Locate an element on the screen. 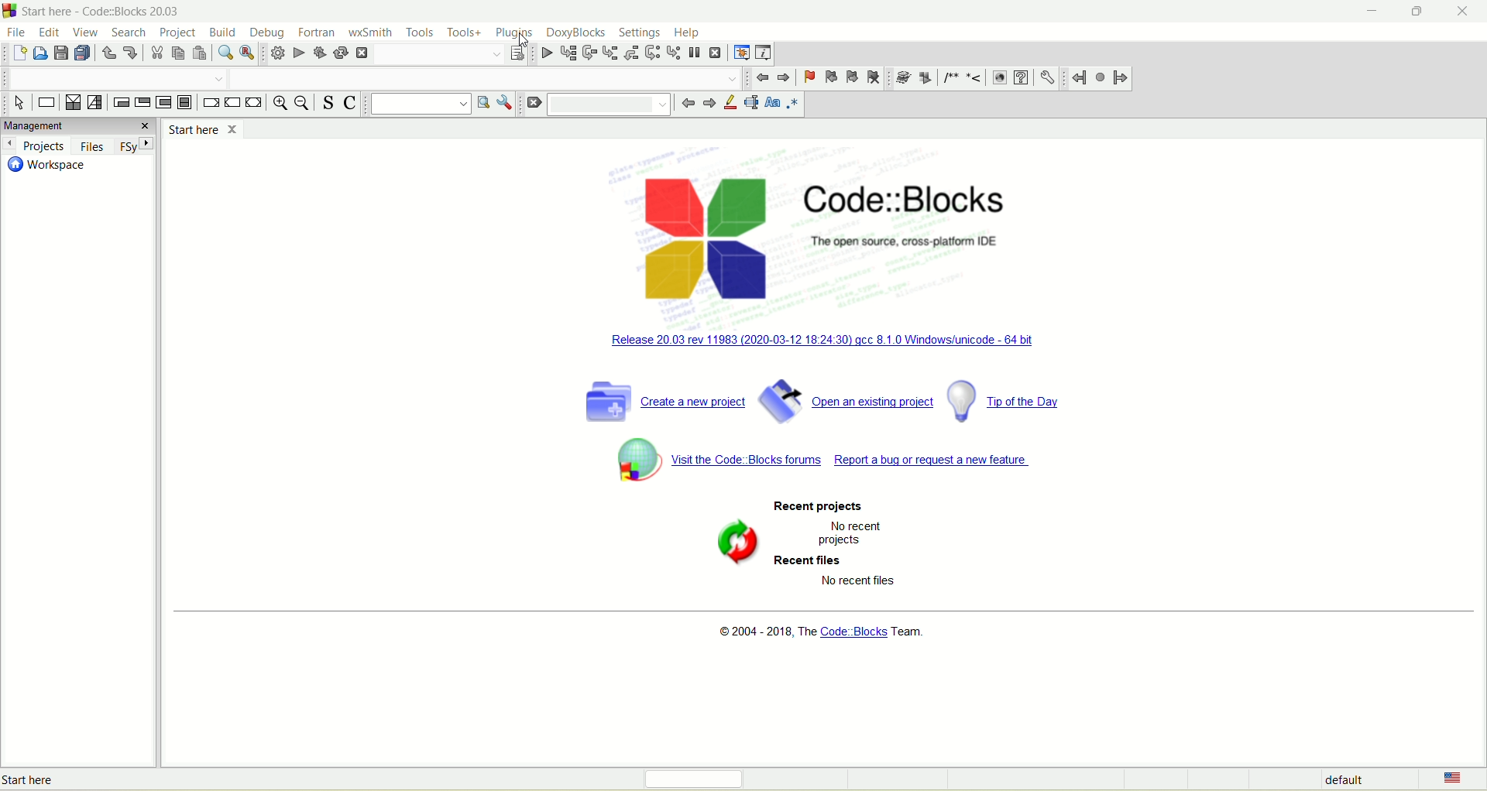 Image resolution: width=1487 pixels, height=791 pixels. debug is located at coordinates (544, 54).